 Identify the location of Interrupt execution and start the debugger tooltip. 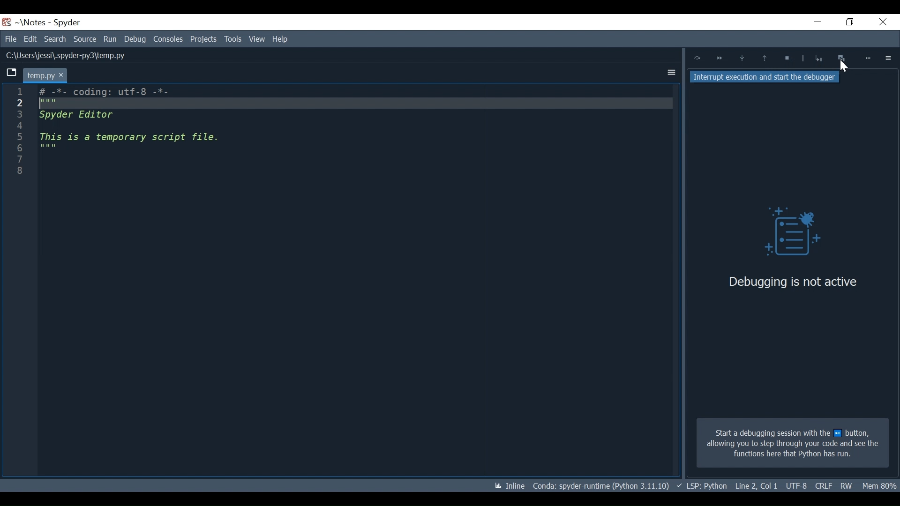
(768, 78).